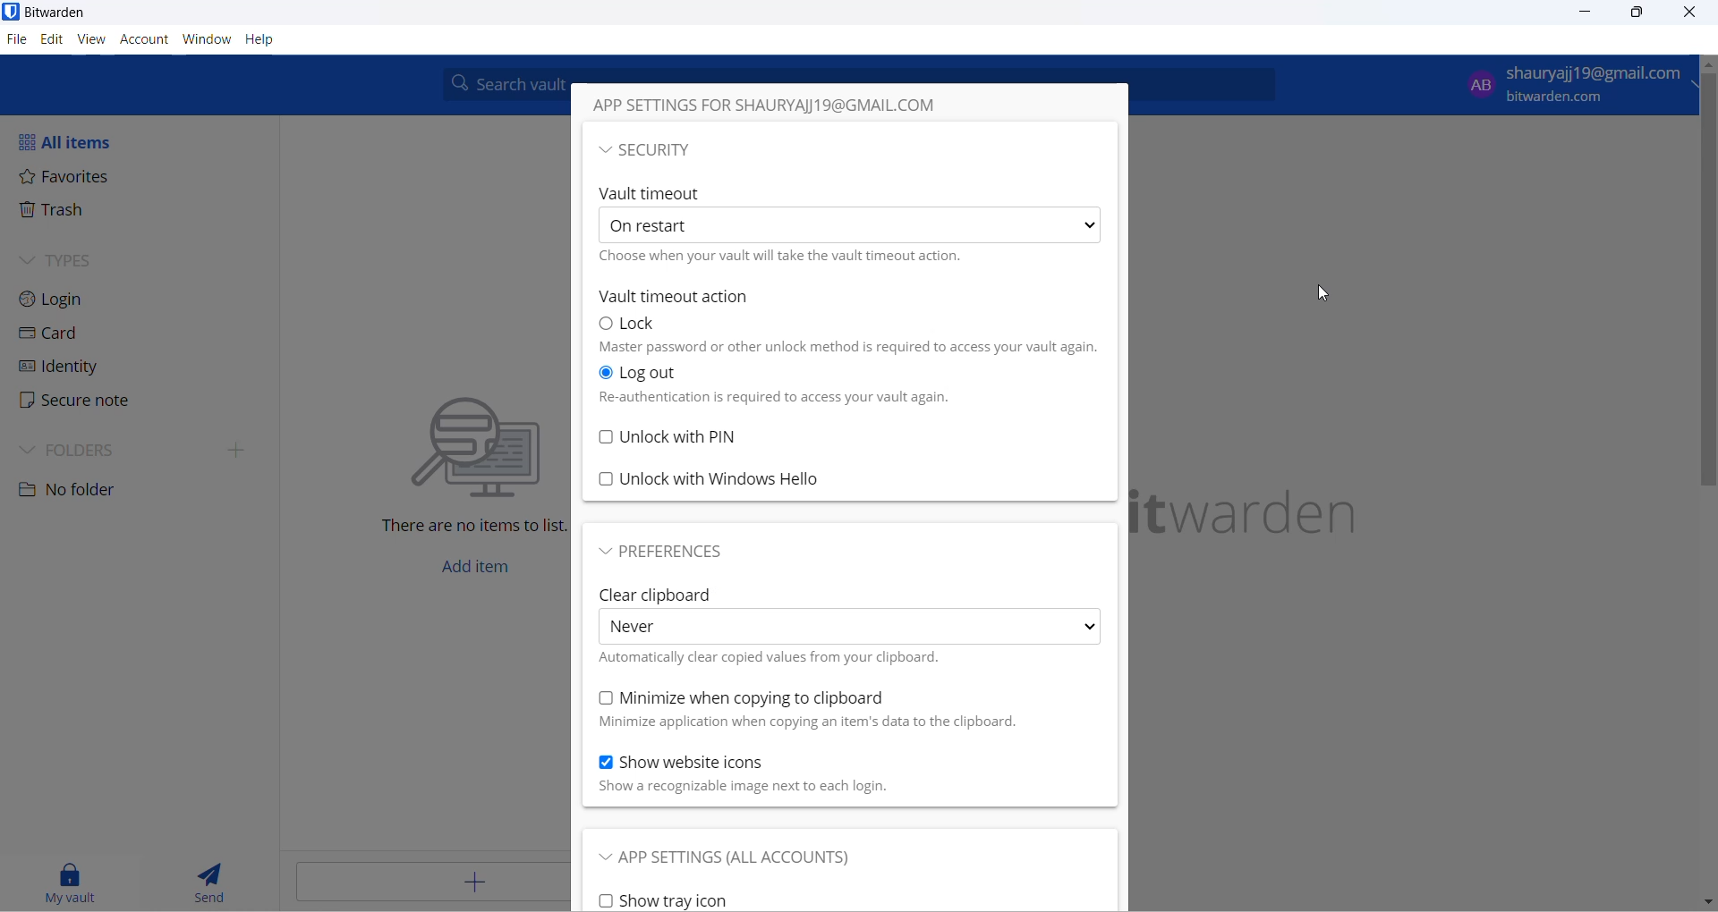 The image size is (1718, 912). I want to click on scroll up button, so click(1705, 64).